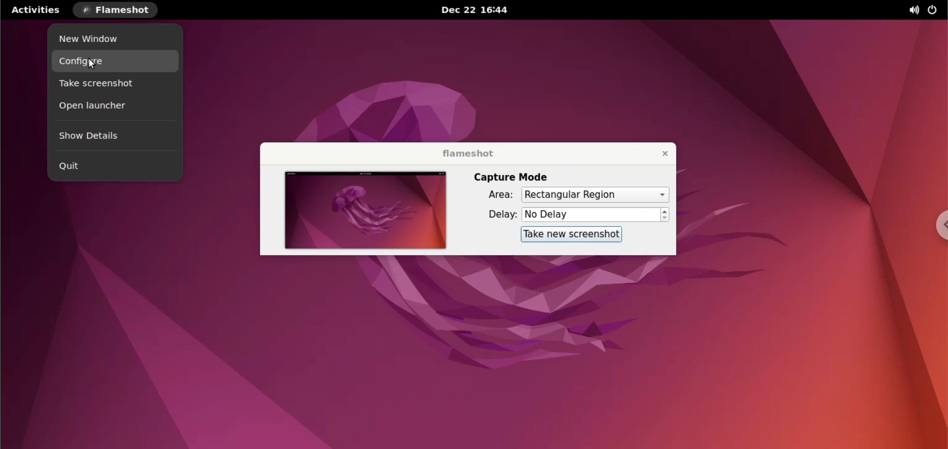 The image size is (948, 449). I want to click on new window, so click(109, 38).